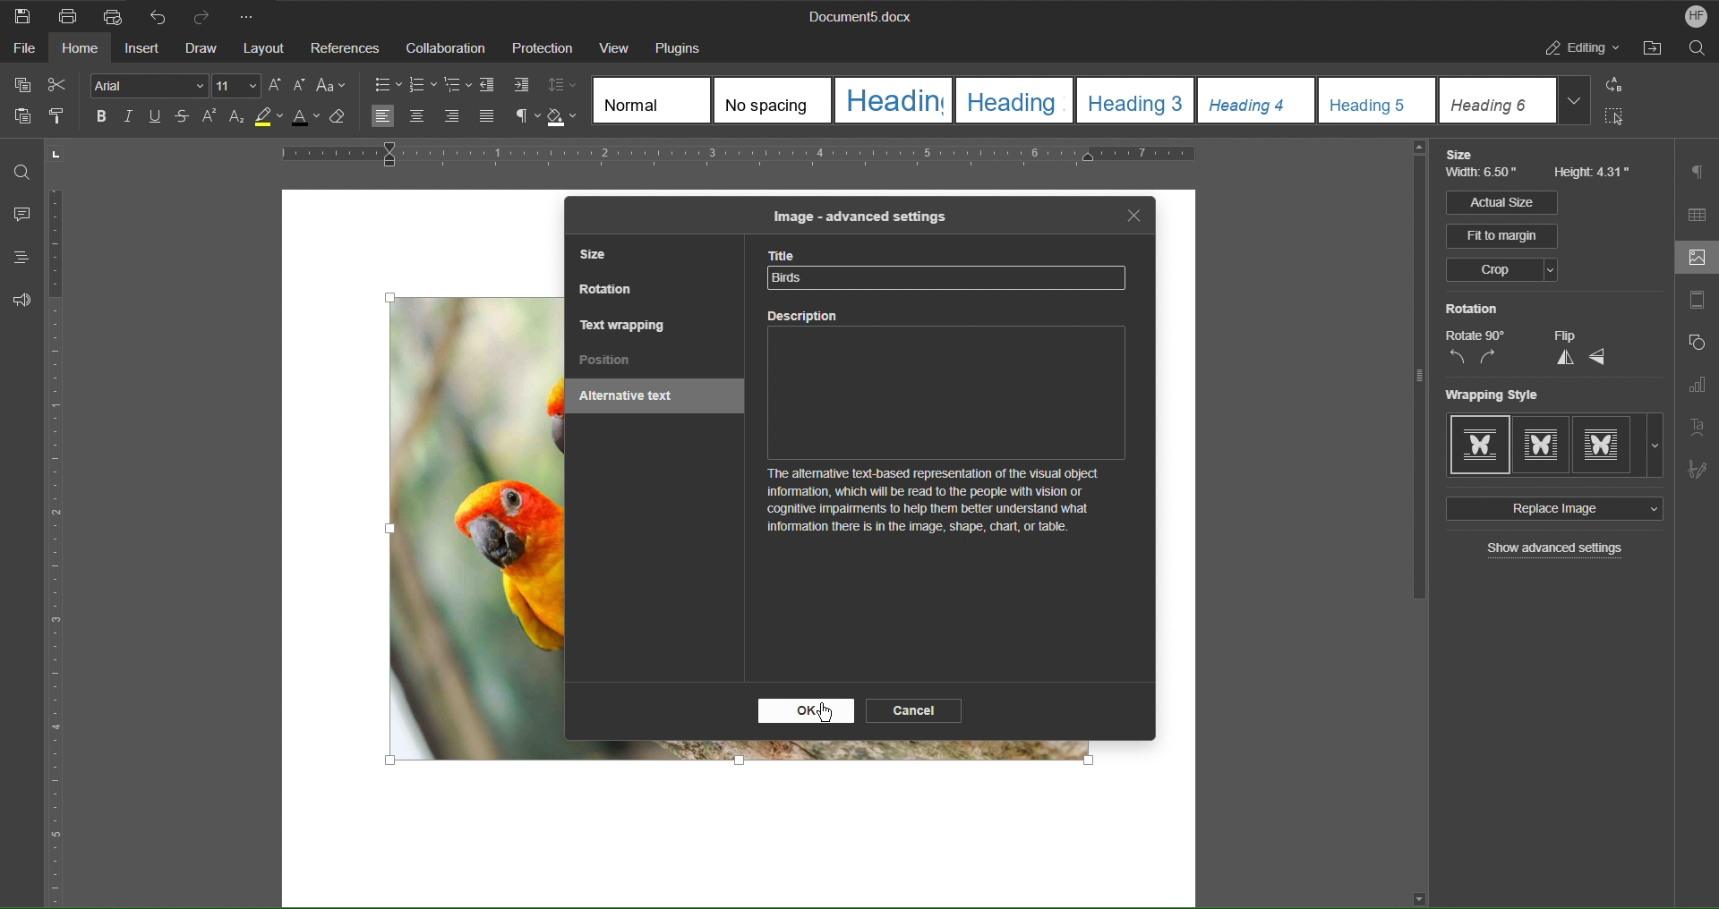 The image size is (1719, 909). I want to click on Erase Style, so click(347, 122).